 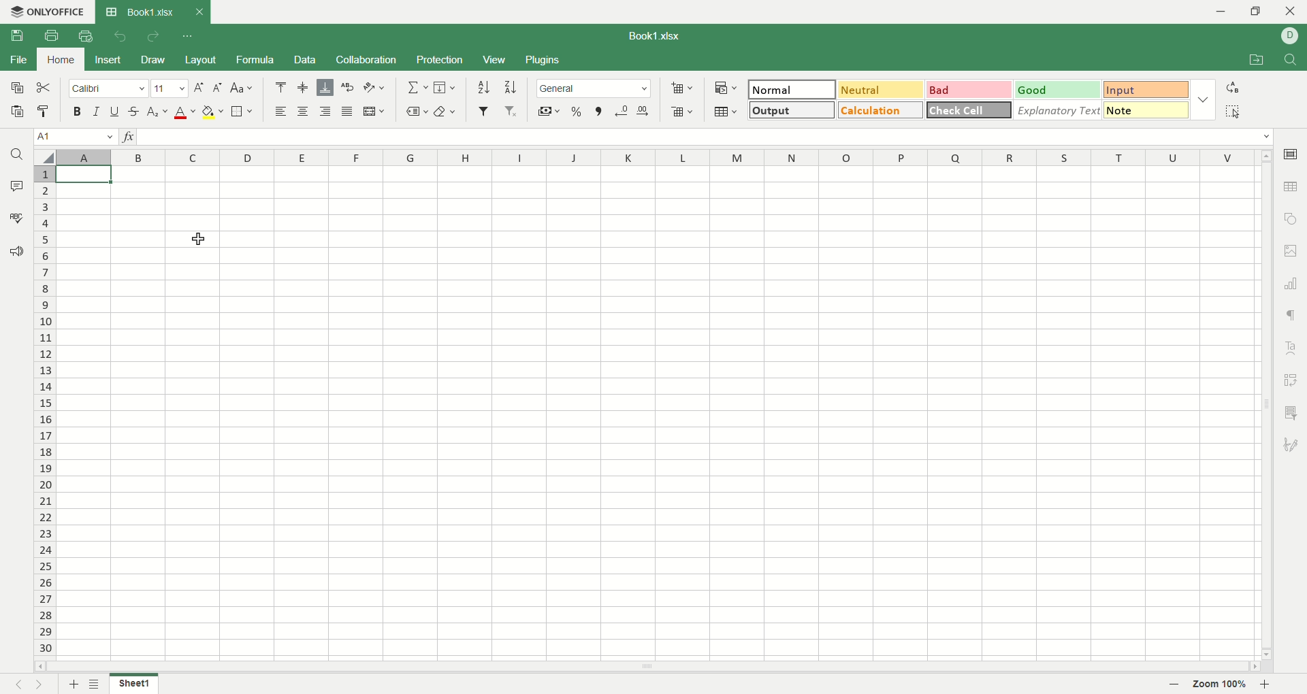 What do you see at coordinates (1215, 11) in the screenshot?
I see `minimize` at bounding box center [1215, 11].